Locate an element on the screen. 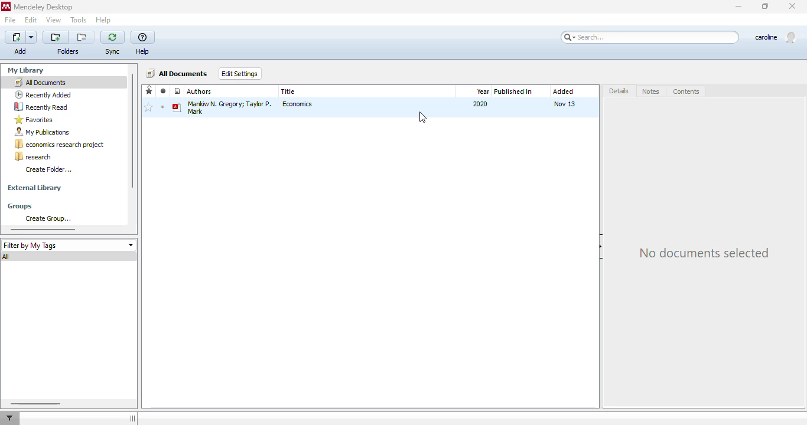 This screenshot has width=807, height=425. economics is located at coordinates (298, 104).